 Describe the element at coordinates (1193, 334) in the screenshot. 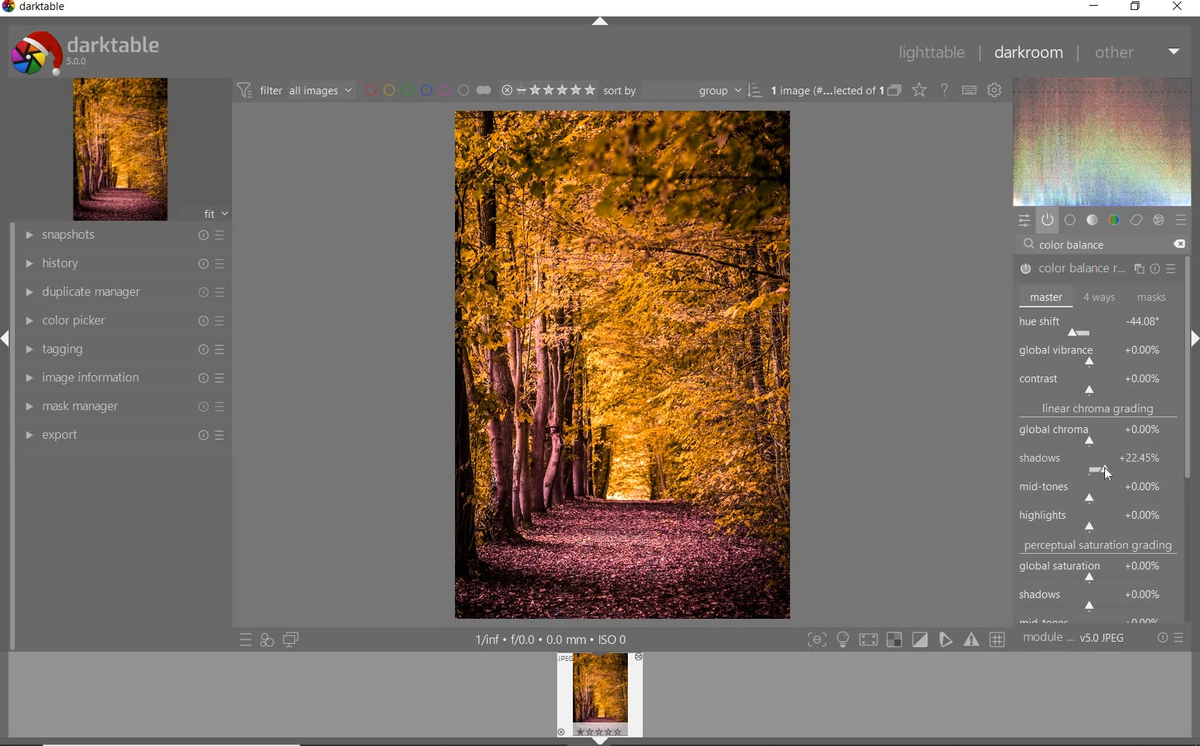

I see `expand/collapse` at that location.